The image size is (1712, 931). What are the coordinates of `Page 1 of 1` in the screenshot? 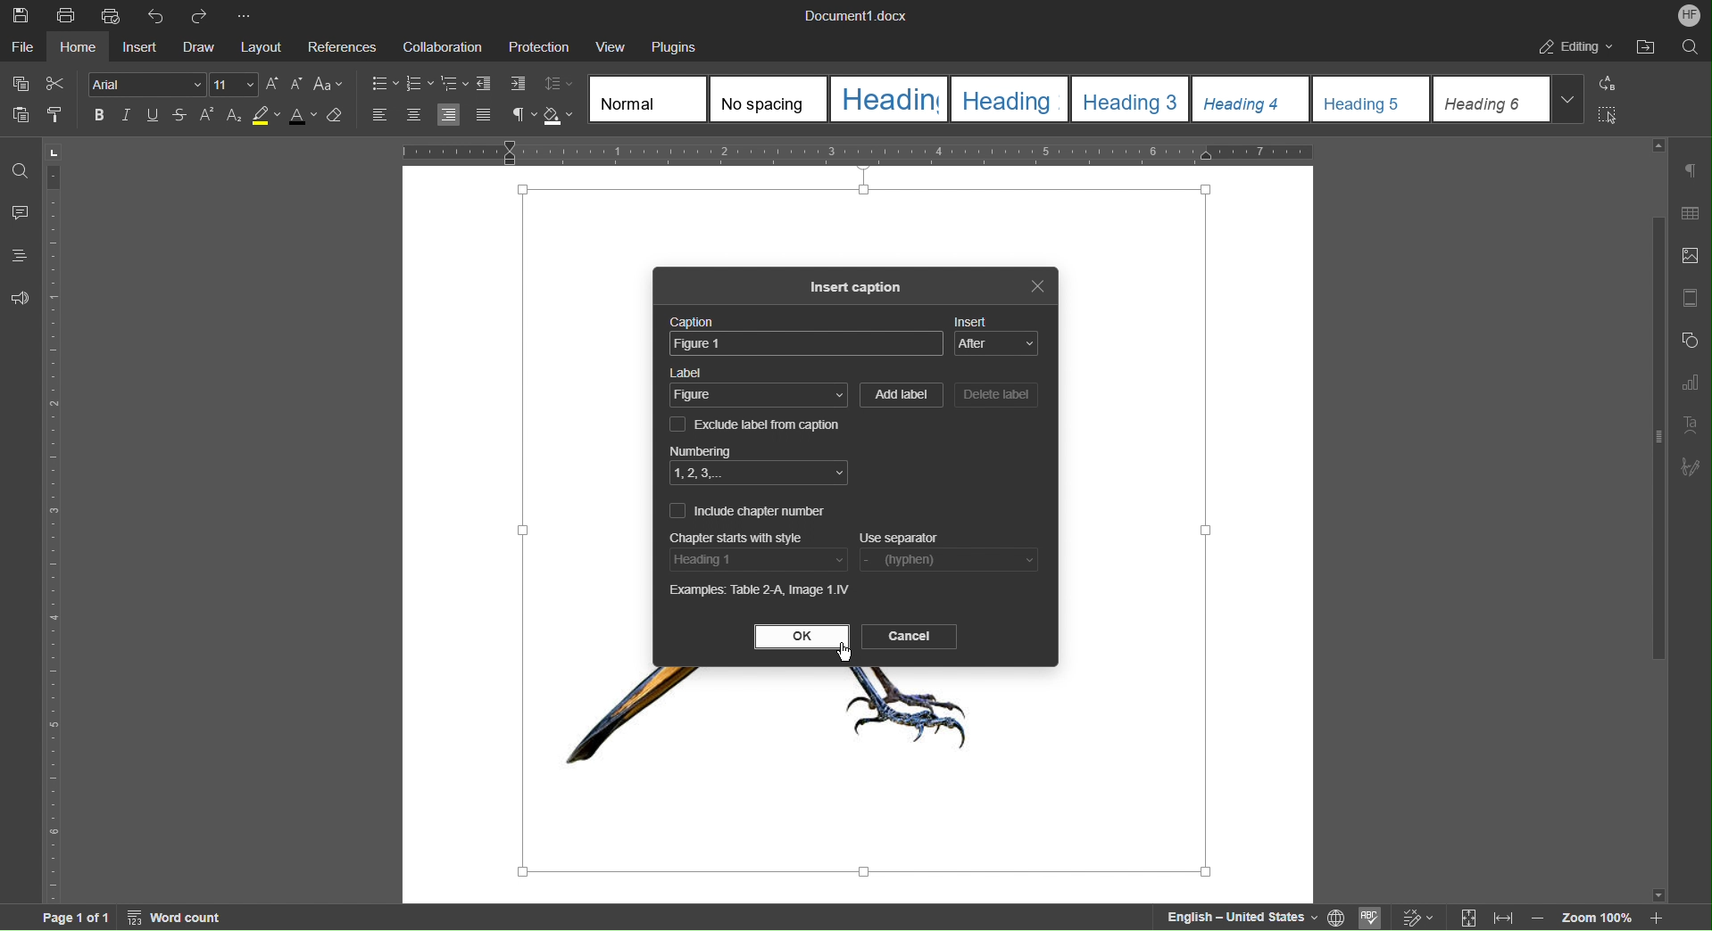 It's located at (62, 918).